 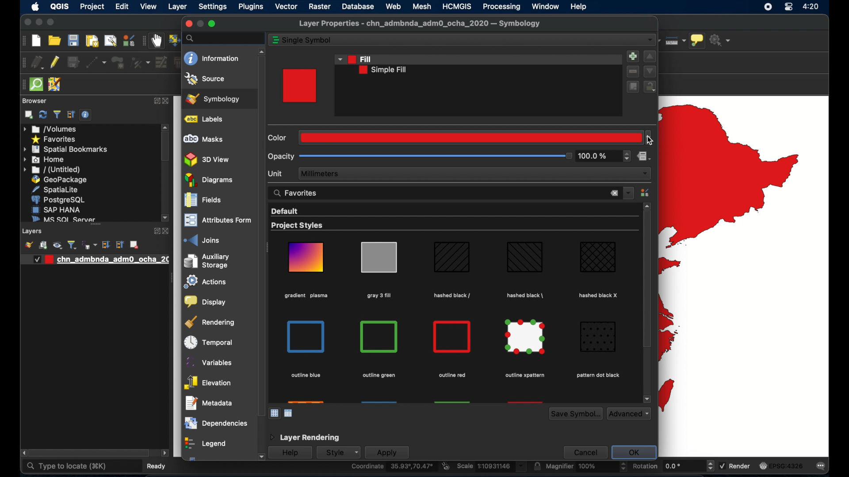 I want to click on millimeters dropdown, so click(x=475, y=174).